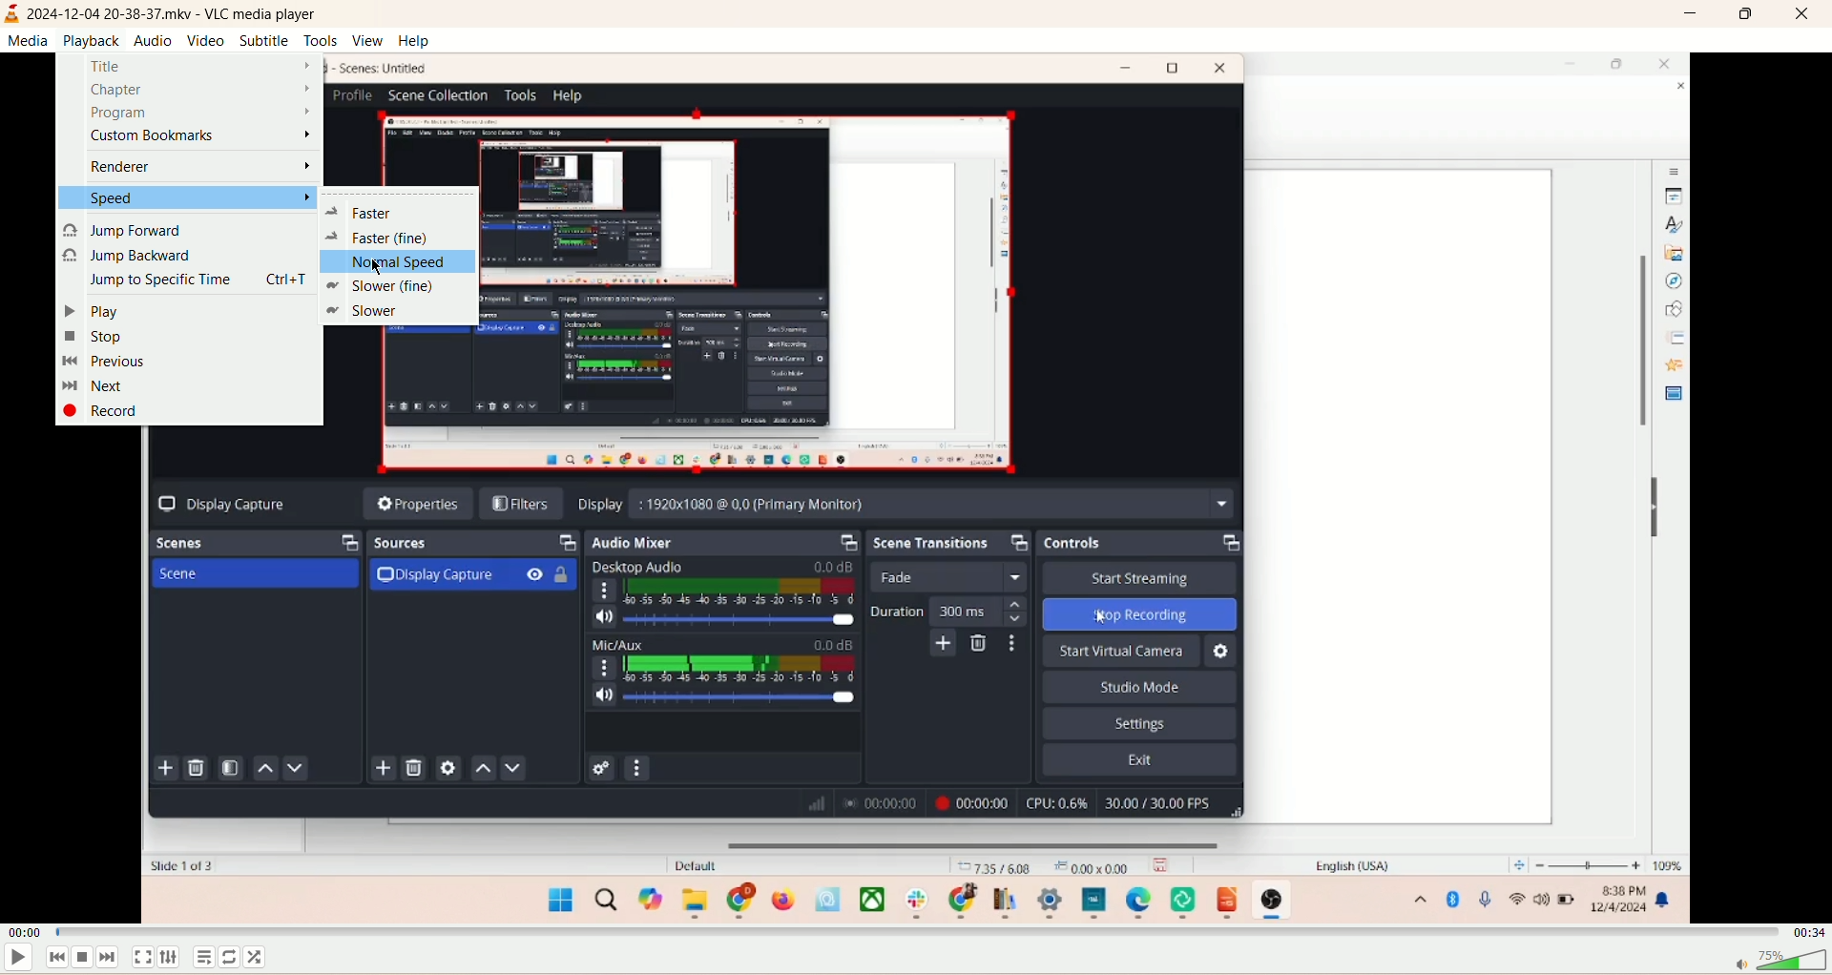  What do you see at coordinates (1747, 17) in the screenshot?
I see `maximize` at bounding box center [1747, 17].